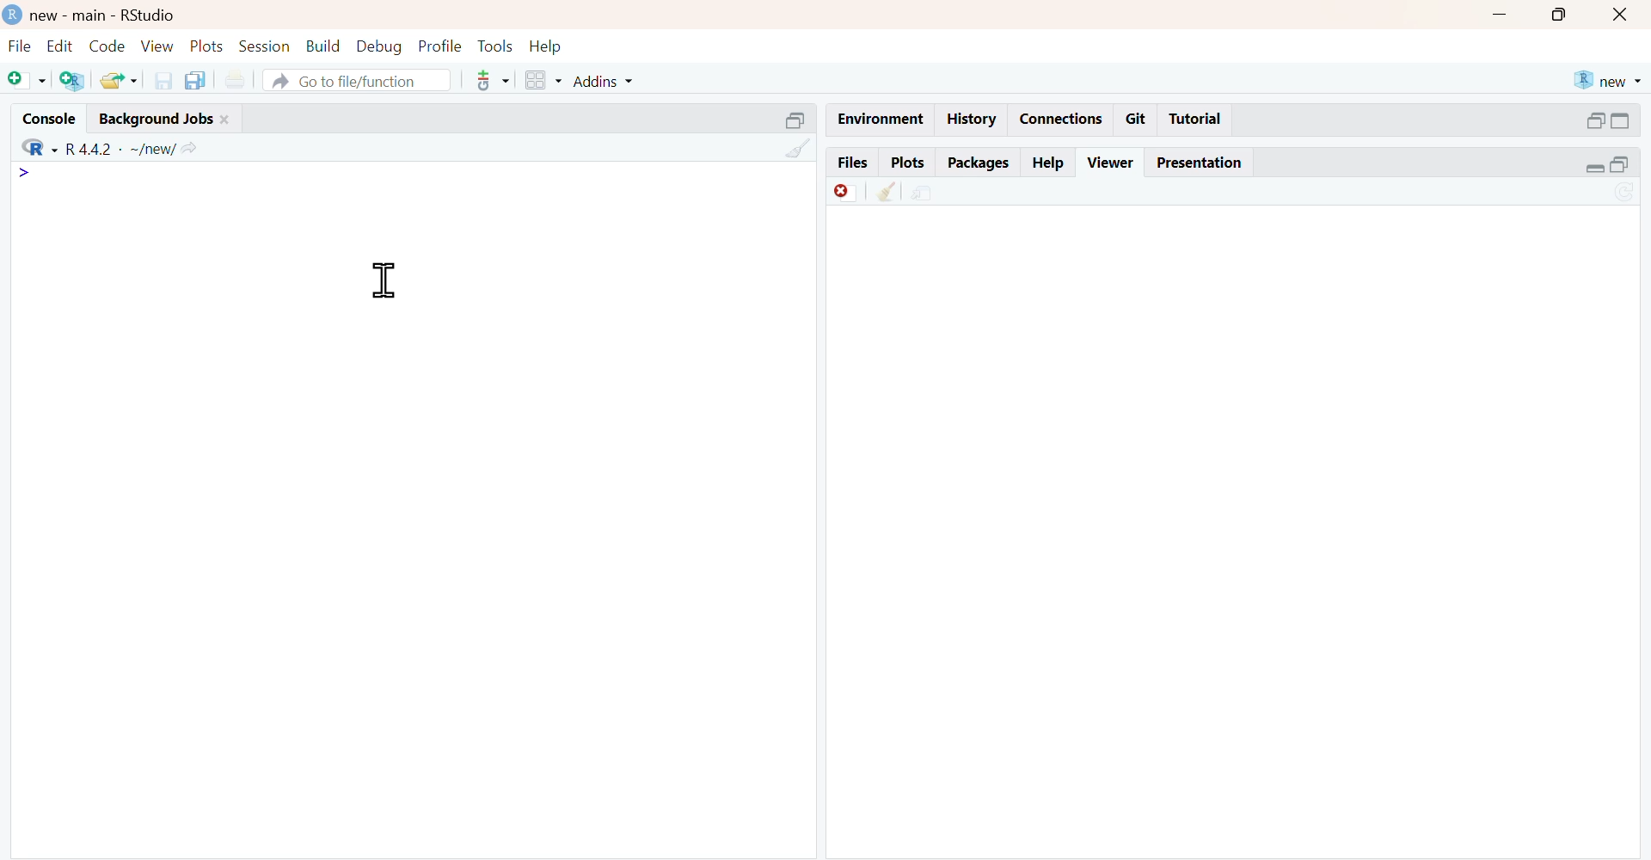  Describe the element at coordinates (1049, 164) in the screenshot. I see `help` at that location.